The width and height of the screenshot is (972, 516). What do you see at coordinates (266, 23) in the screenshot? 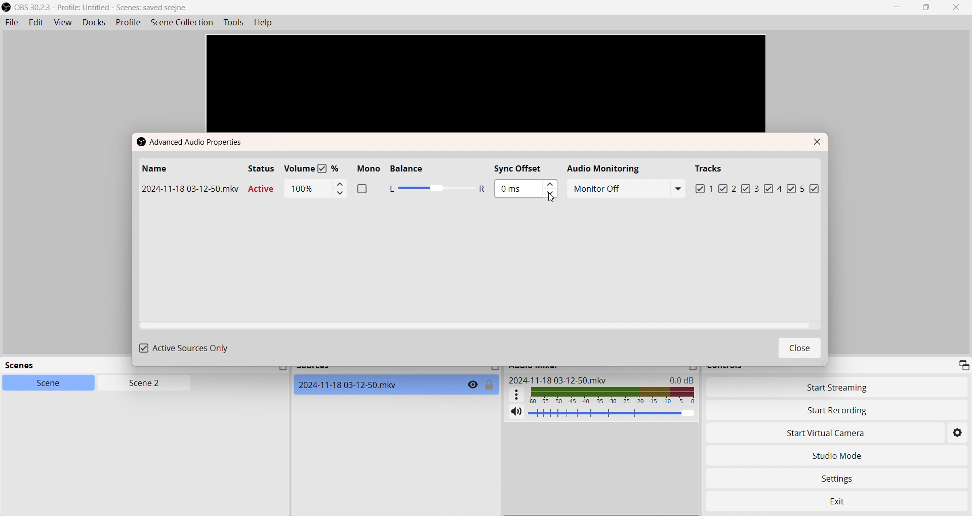
I see `Help` at bounding box center [266, 23].